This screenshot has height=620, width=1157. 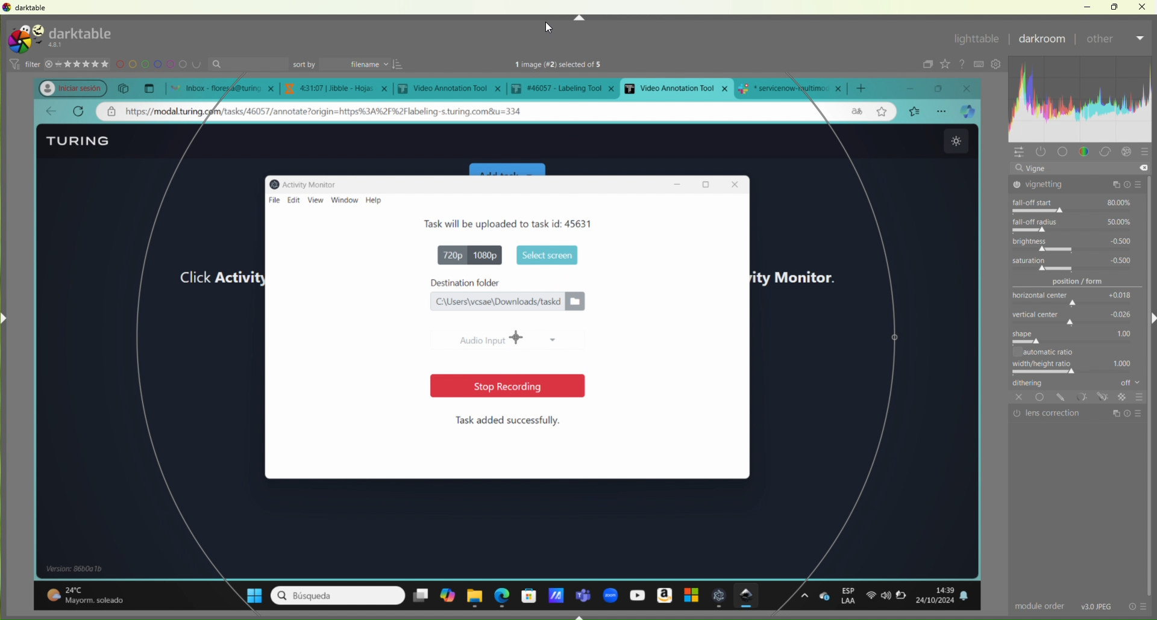 I want to click on desktopms, so click(x=420, y=595).